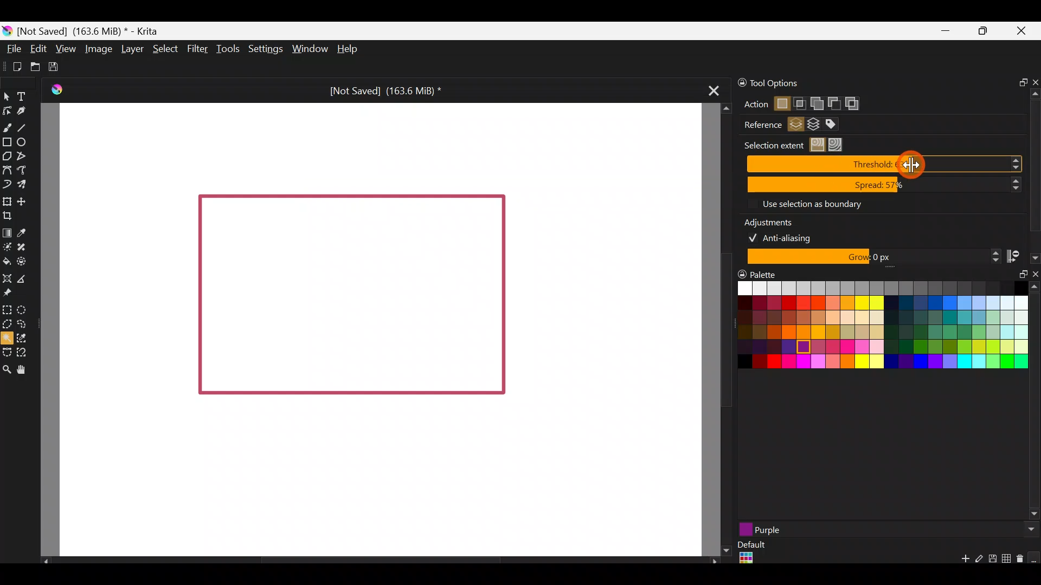 The image size is (1041, 585). I want to click on Smart patch tool, so click(26, 246).